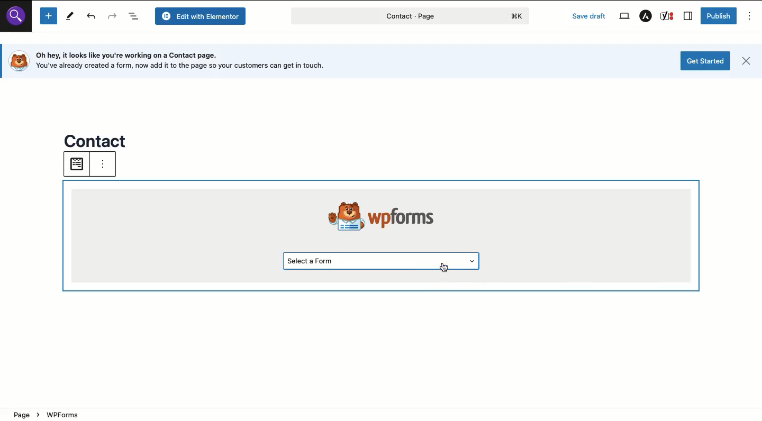  Describe the element at coordinates (718, 16) in the screenshot. I see `Publish` at that location.